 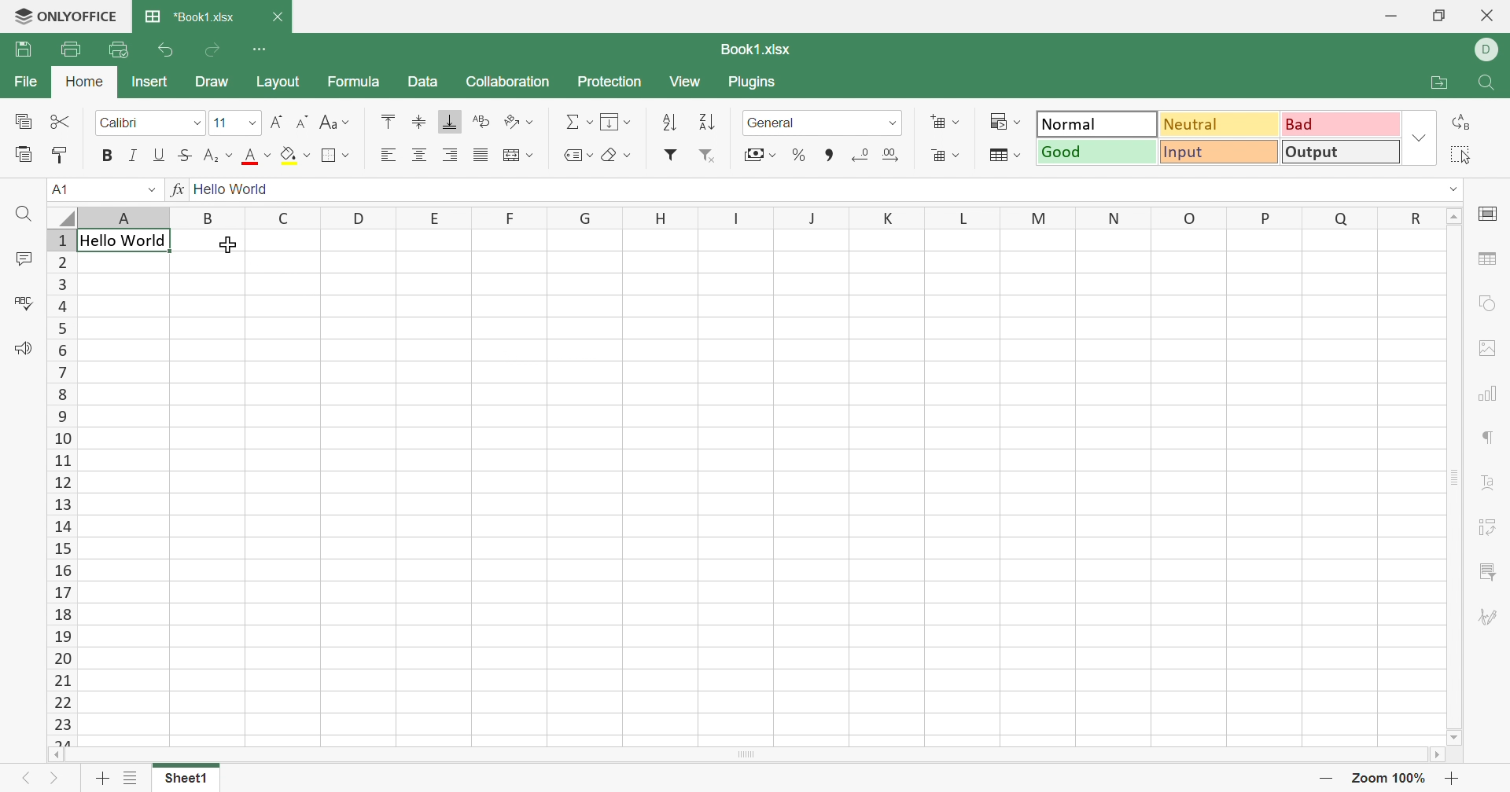 I want to click on Replace, so click(x=1462, y=123).